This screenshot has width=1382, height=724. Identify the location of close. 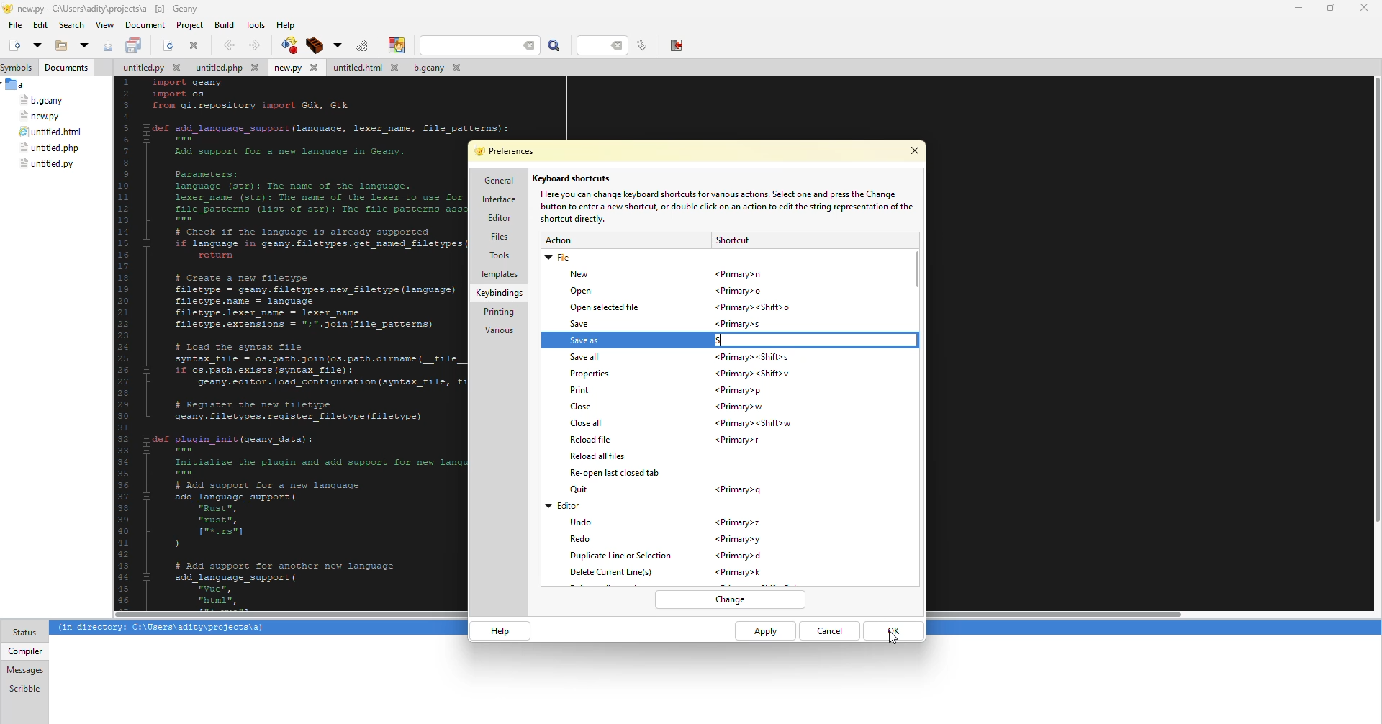
(914, 152).